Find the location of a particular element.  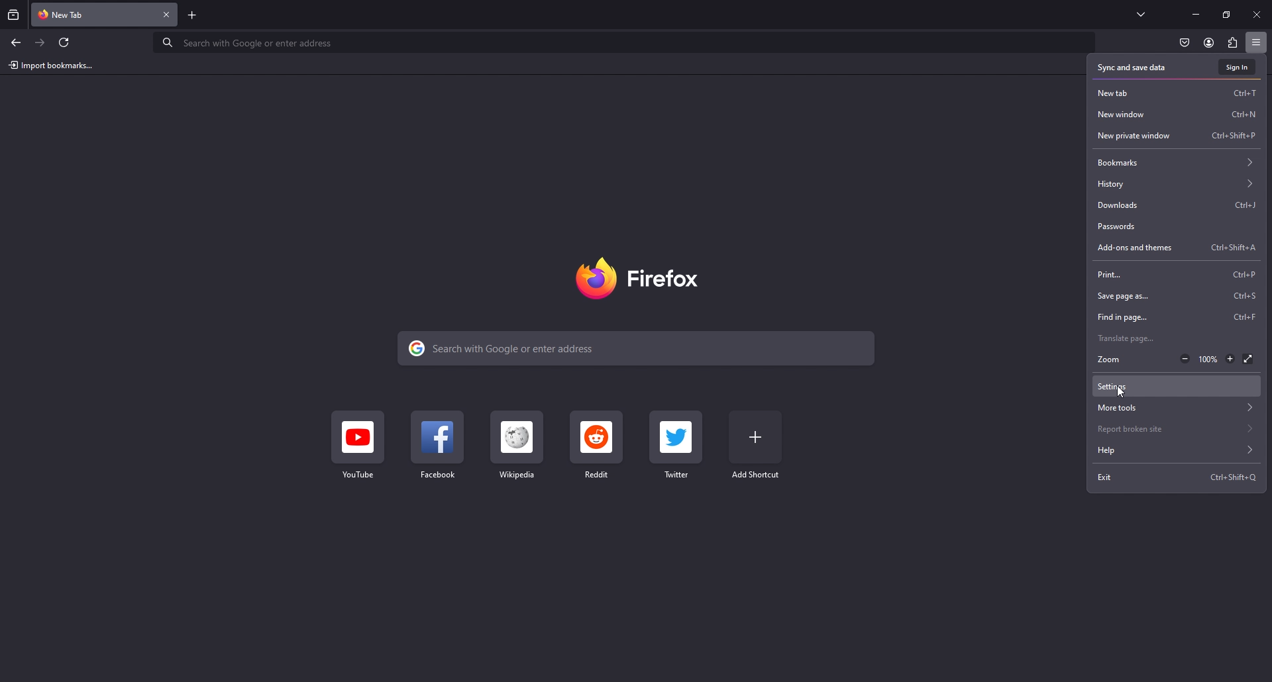

new tab is located at coordinates (1177, 93).